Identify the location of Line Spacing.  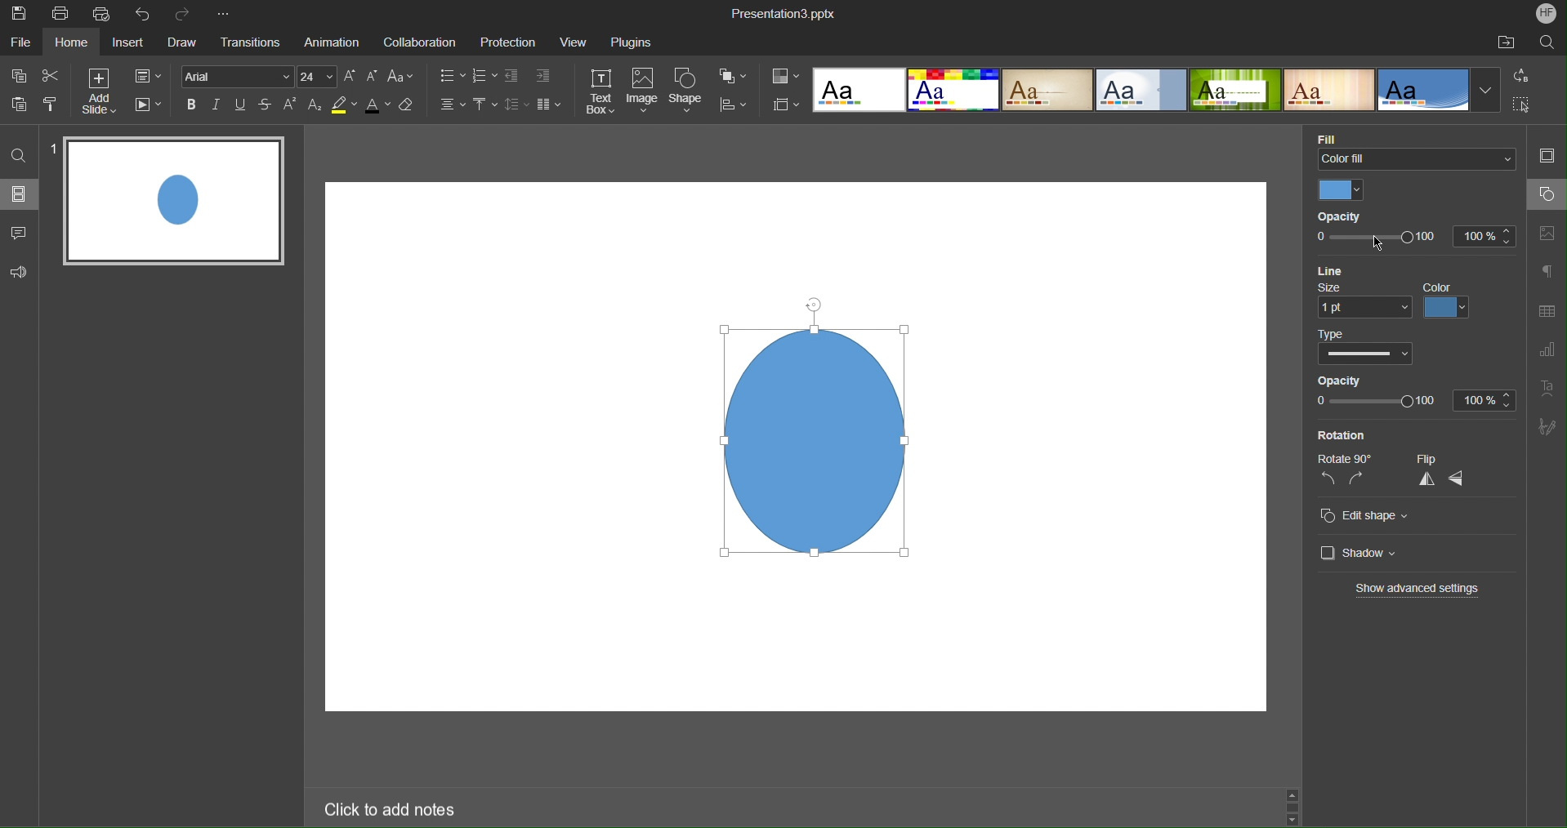
(516, 105).